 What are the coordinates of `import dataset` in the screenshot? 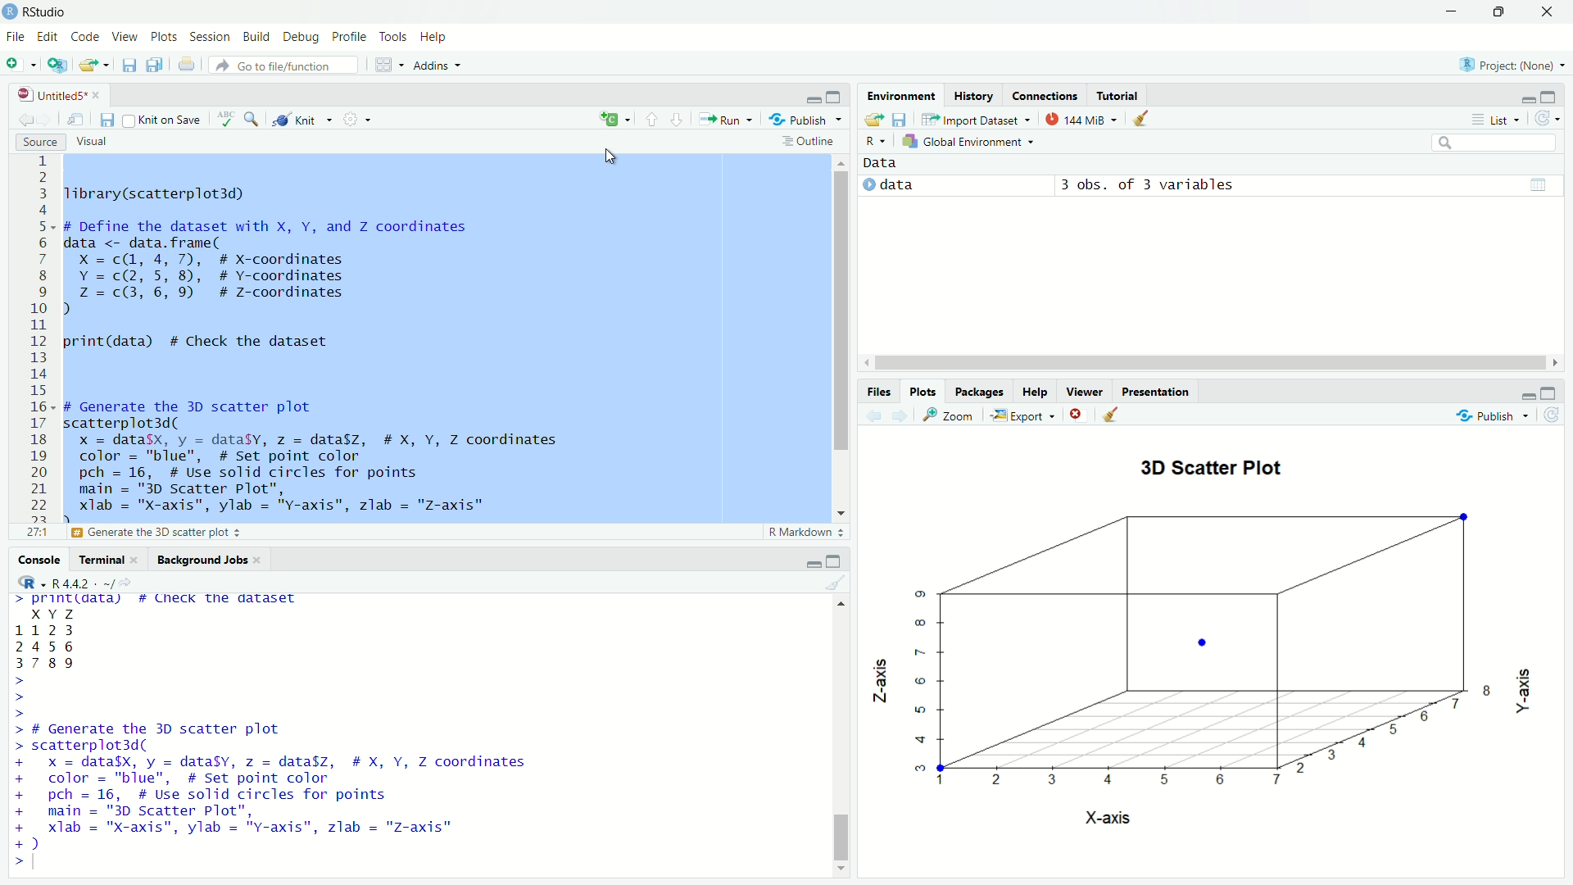 It's located at (976, 119).